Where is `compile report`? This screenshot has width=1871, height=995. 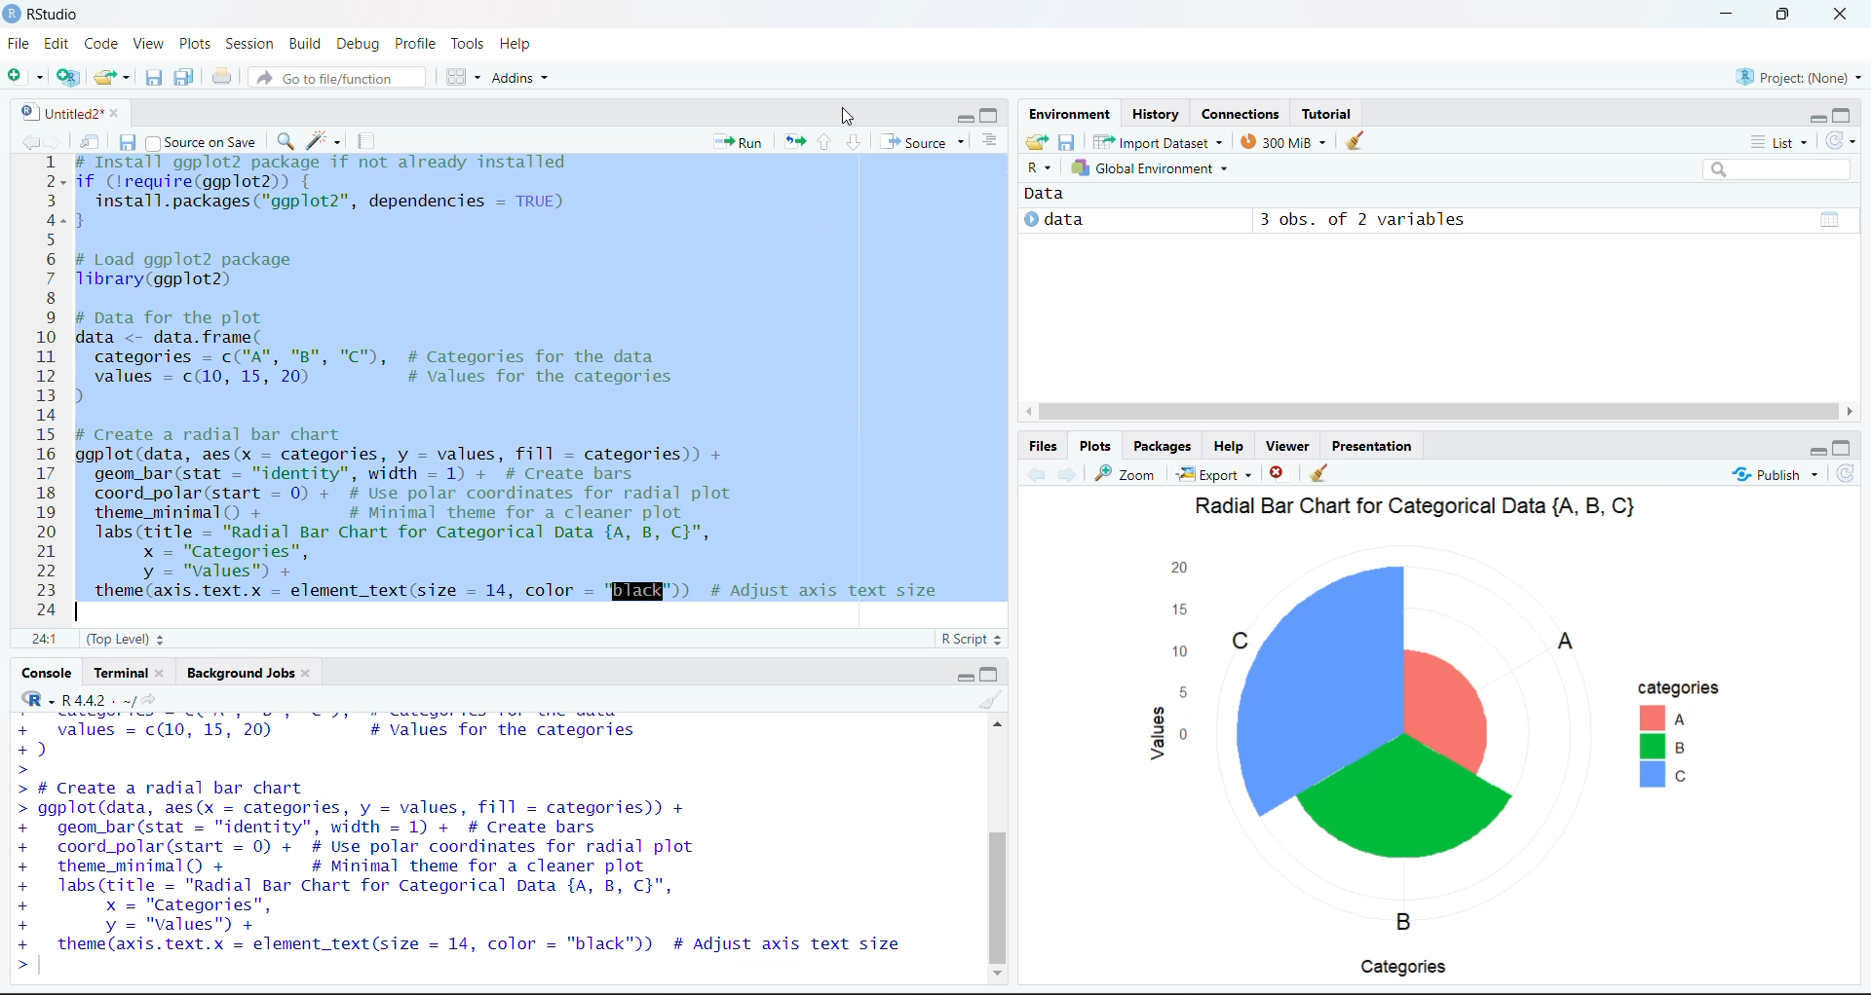
compile report is located at coordinates (361, 143).